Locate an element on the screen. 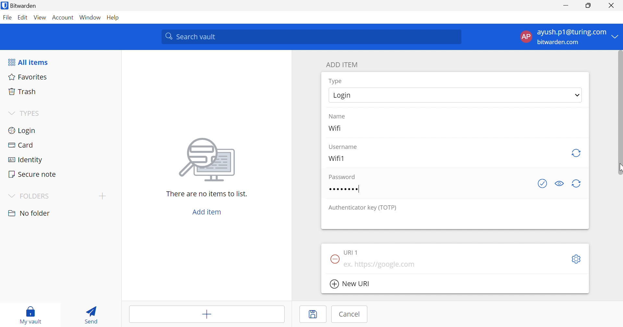  File is located at coordinates (7, 17).